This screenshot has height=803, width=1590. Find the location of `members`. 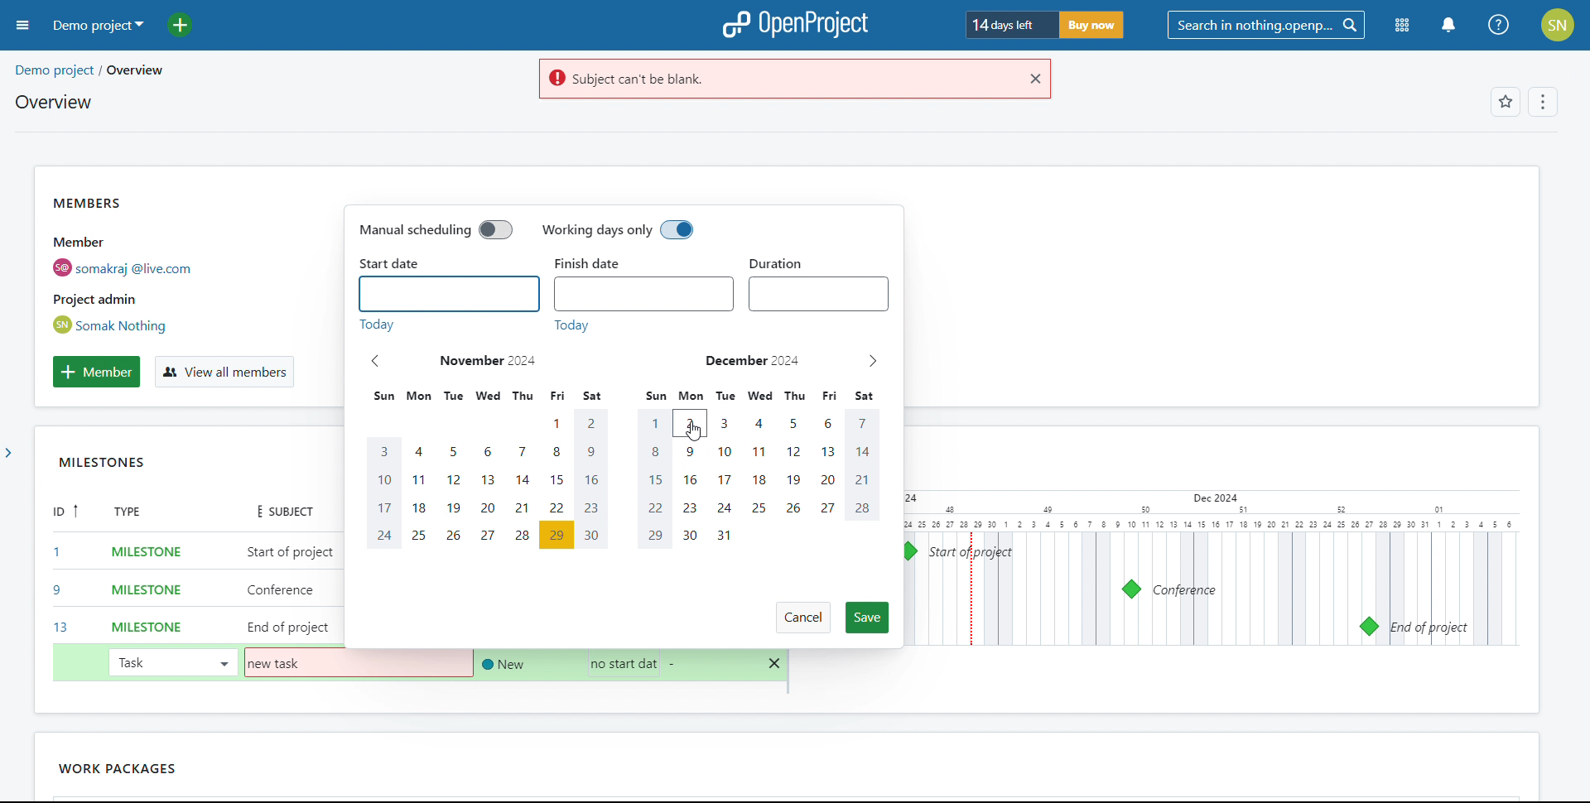

members is located at coordinates (152, 264).